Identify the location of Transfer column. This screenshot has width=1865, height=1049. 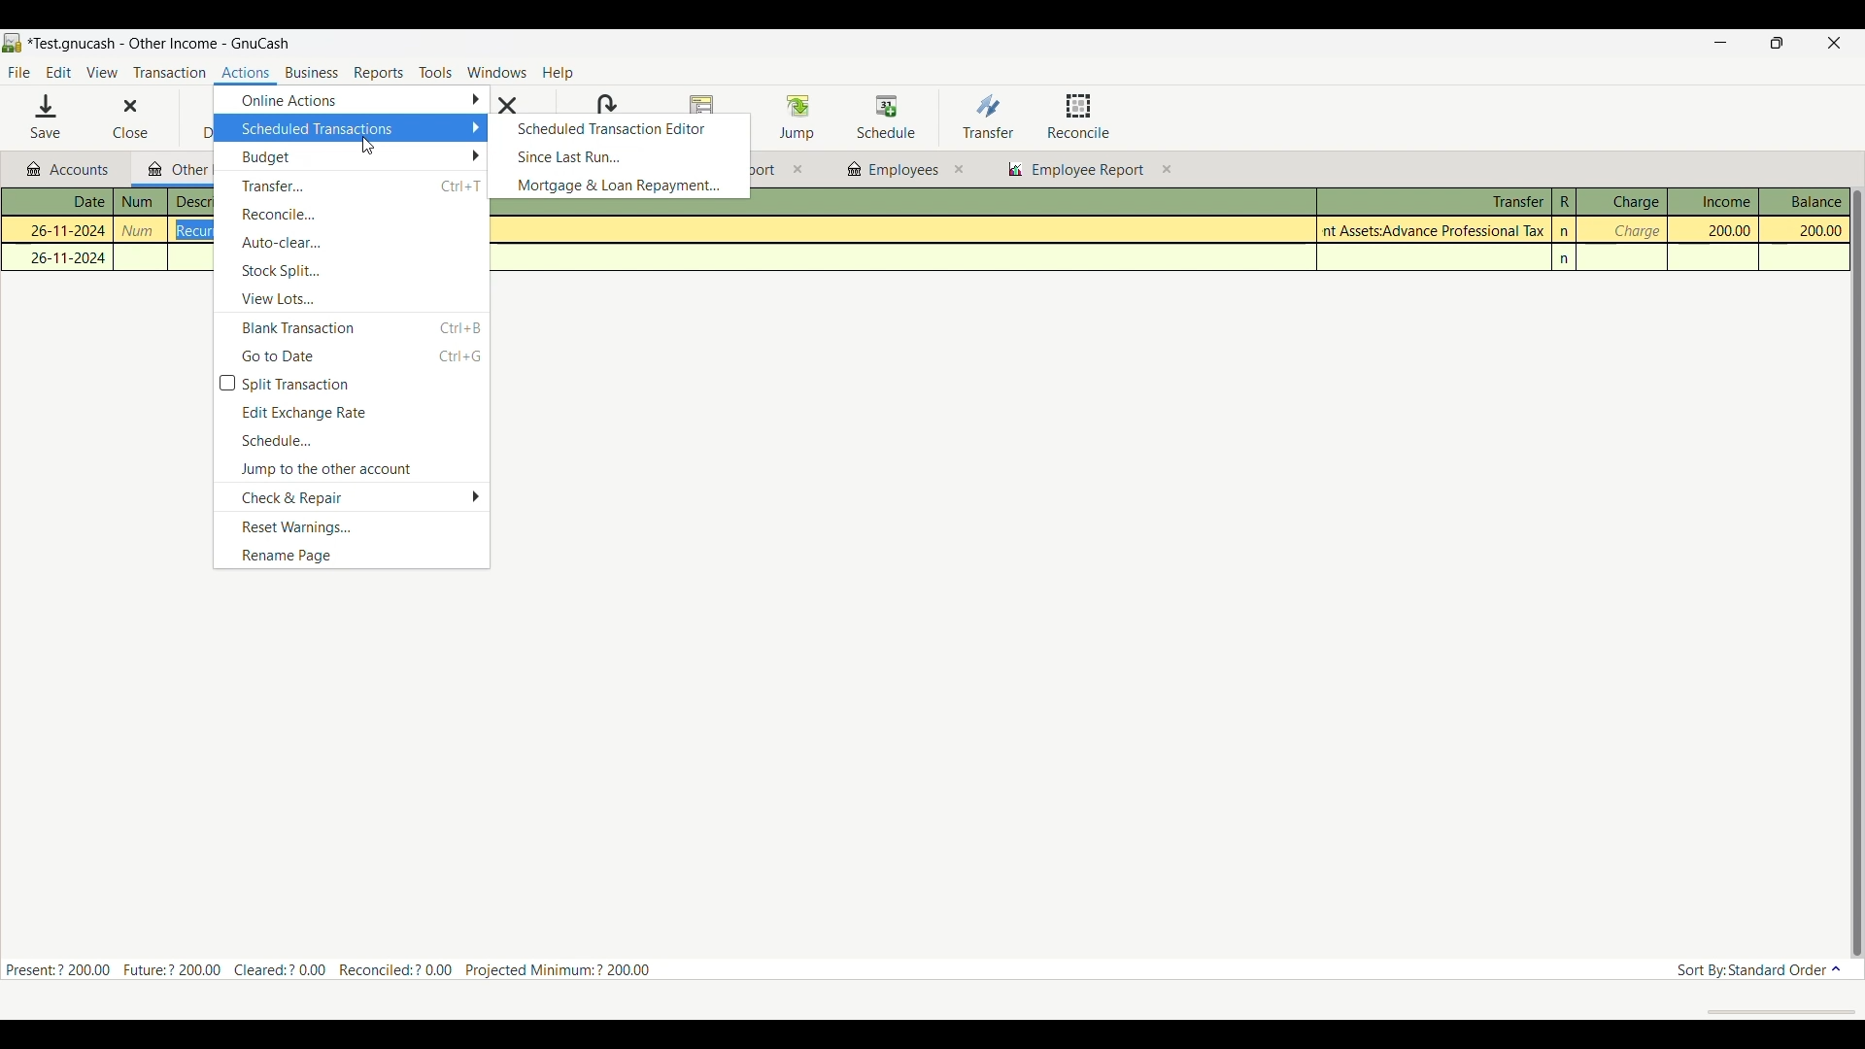
(1433, 199).